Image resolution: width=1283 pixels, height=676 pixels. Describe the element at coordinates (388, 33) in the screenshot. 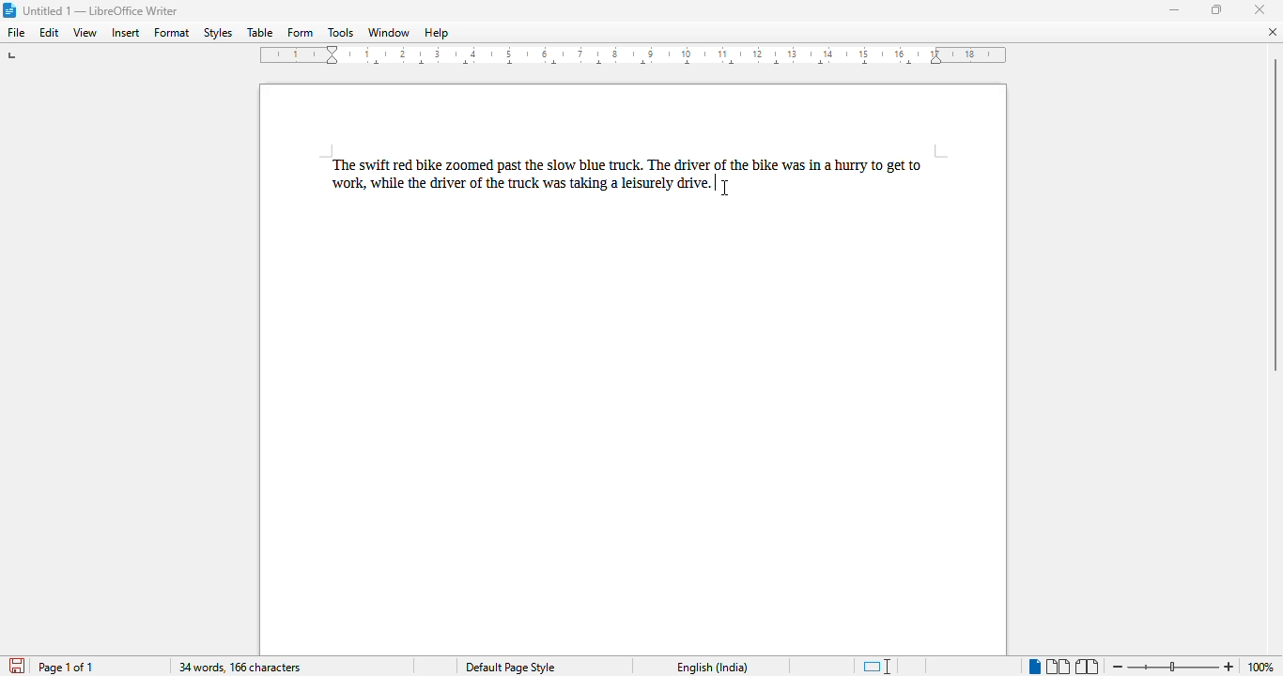

I see `window` at that location.